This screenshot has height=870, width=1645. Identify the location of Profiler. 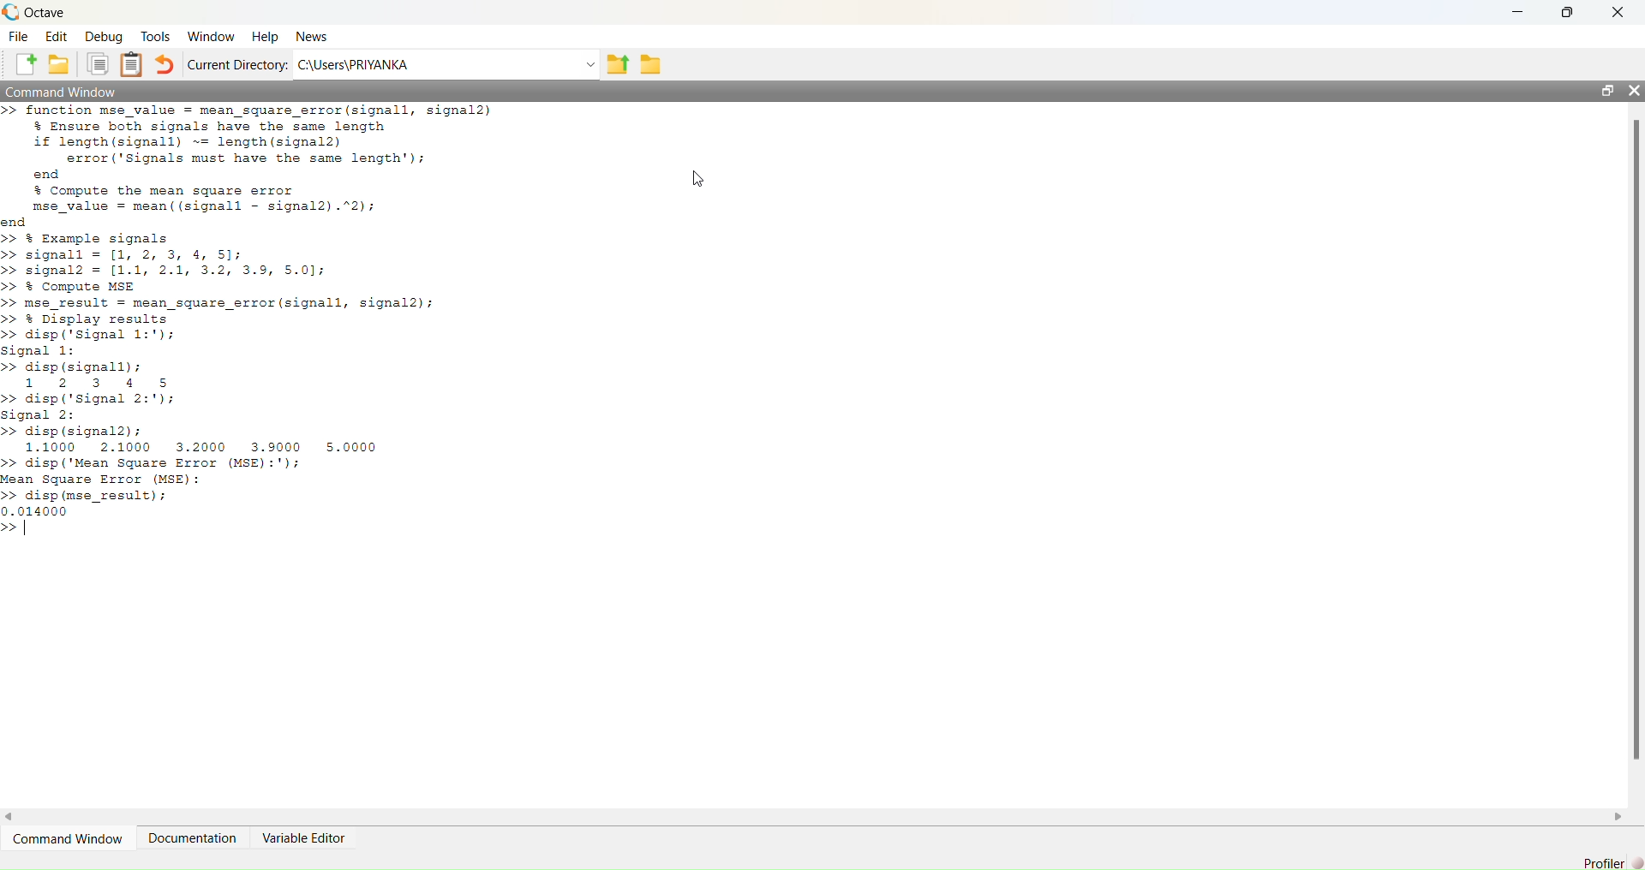
(1612, 862).